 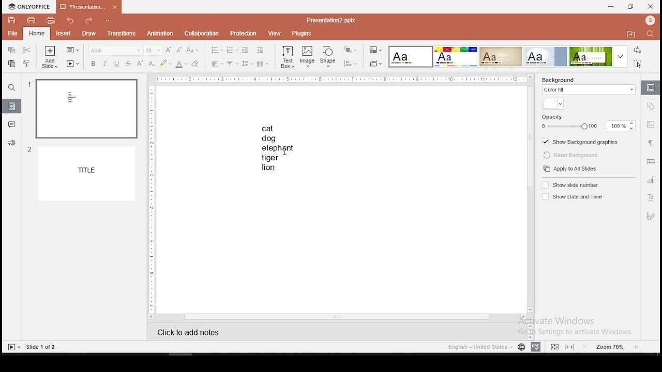 What do you see at coordinates (411, 57) in the screenshot?
I see `theme ` at bounding box center [411, 57].